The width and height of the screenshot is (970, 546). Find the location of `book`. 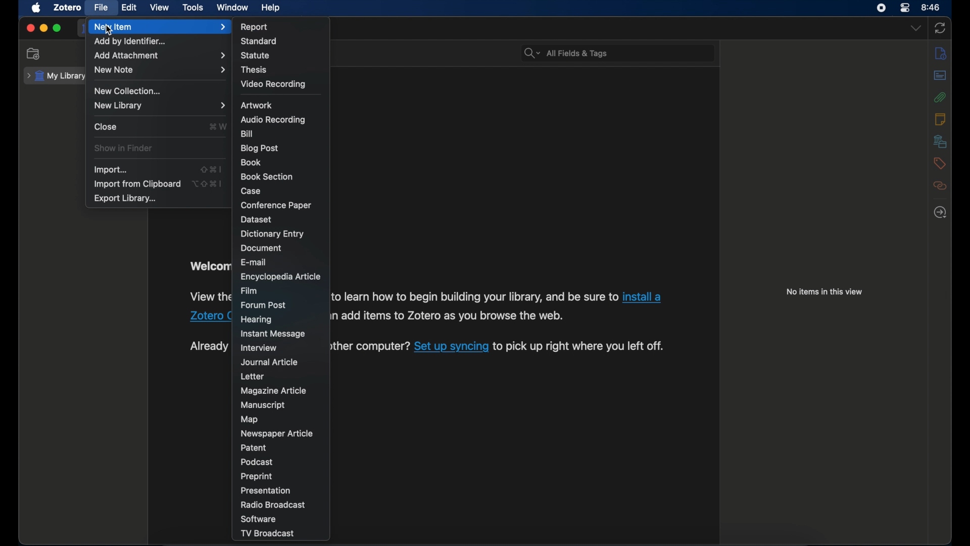

book is located at coordinates (252, 163).